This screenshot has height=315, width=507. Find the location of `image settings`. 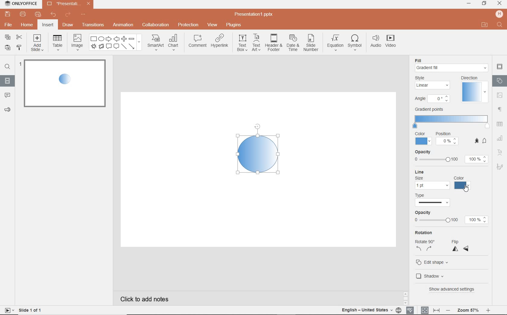

image settings is located at coordinates (501, 95).